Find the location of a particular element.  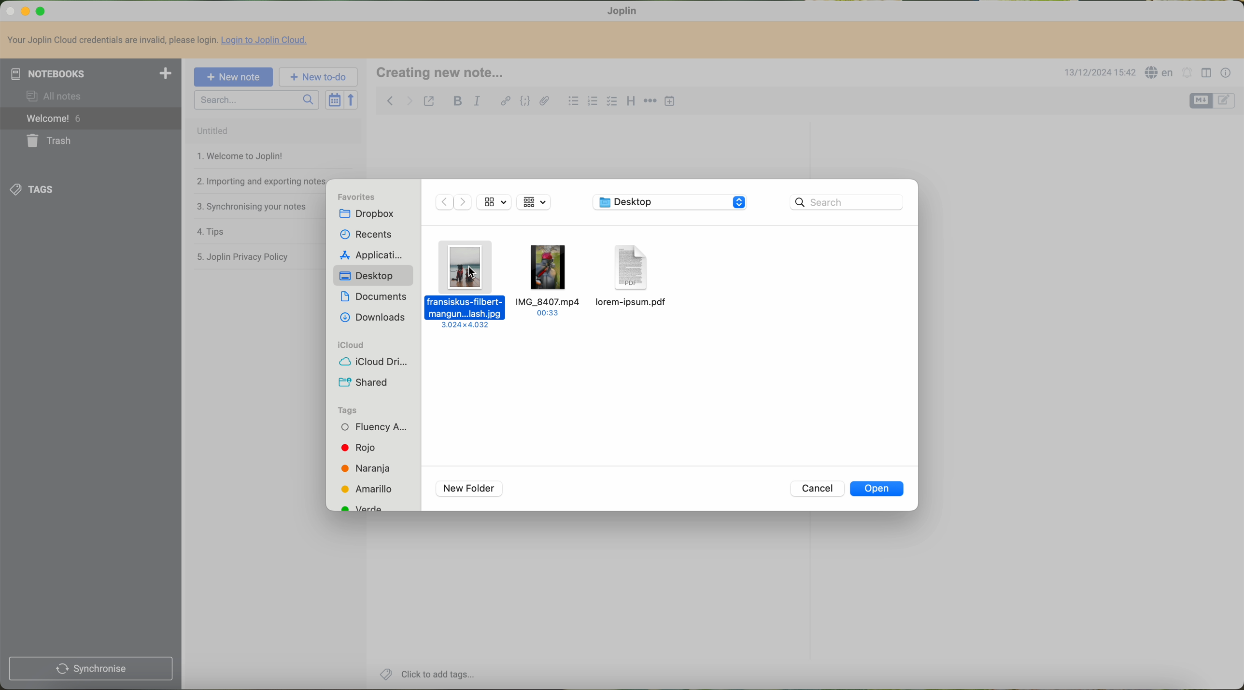

toggle editors is located at coordinates (1201, 101).